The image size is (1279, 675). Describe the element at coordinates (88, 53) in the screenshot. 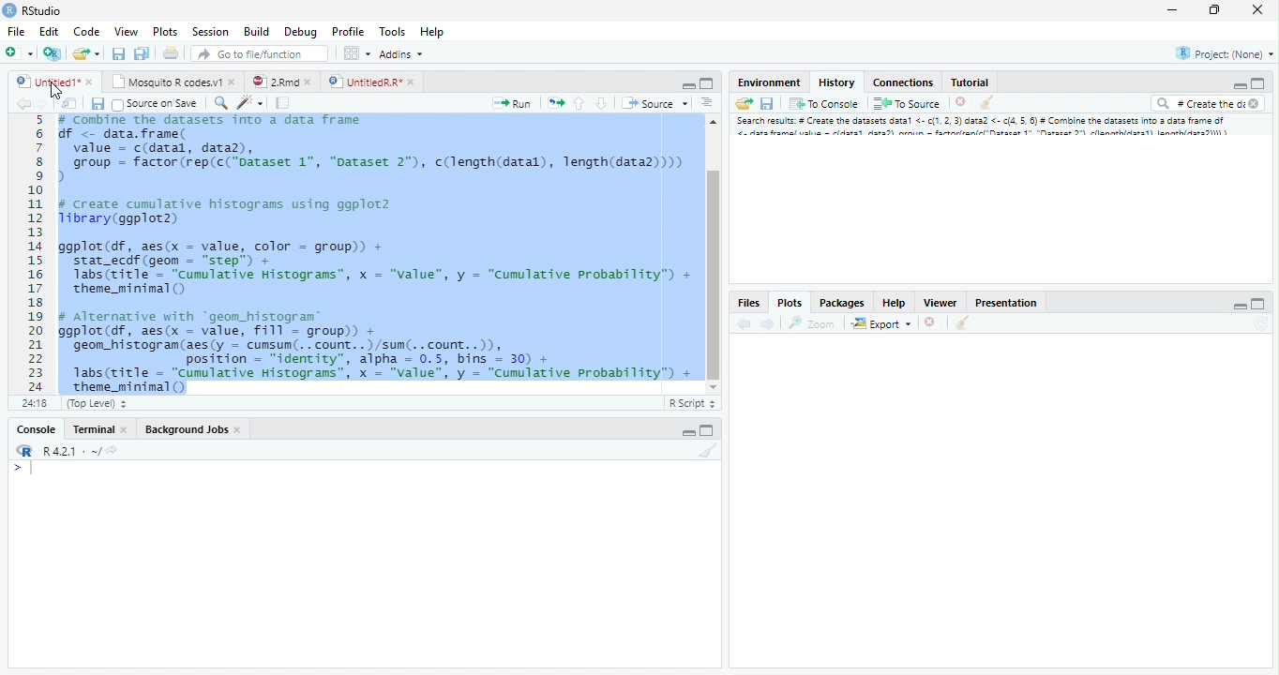

I see `Create a new file` at that location.